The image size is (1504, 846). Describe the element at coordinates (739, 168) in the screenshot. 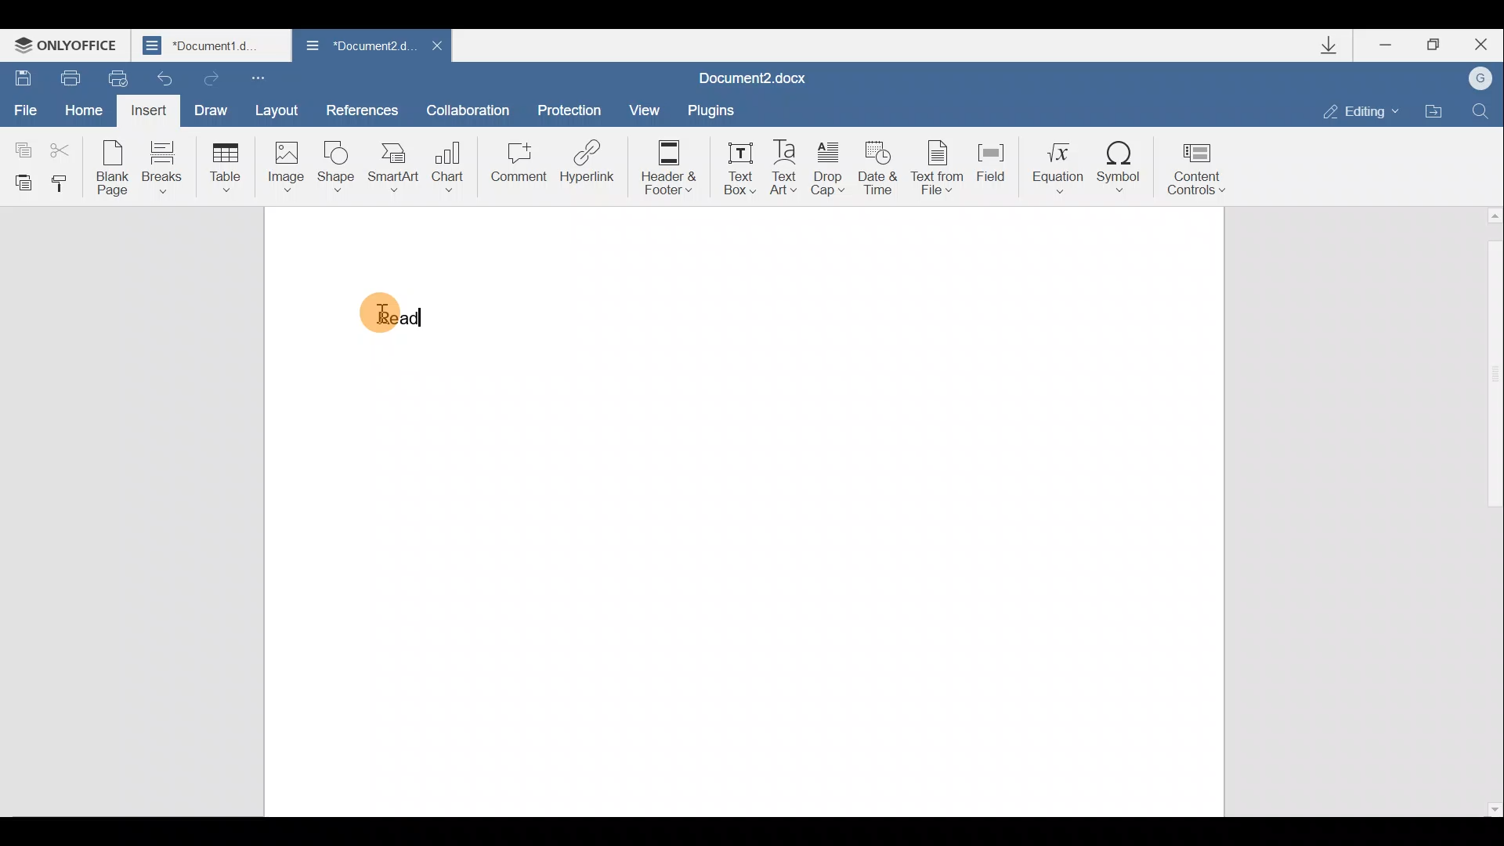

I see `Text box` at that location.